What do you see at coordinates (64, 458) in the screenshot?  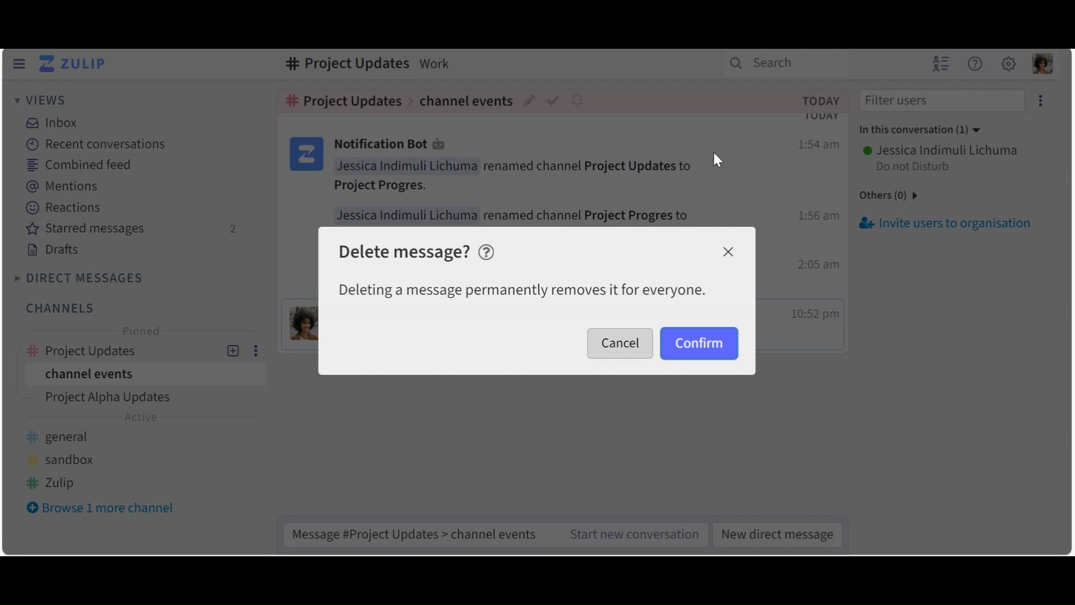 I see `sandbox` at bounding box center [64, 458].